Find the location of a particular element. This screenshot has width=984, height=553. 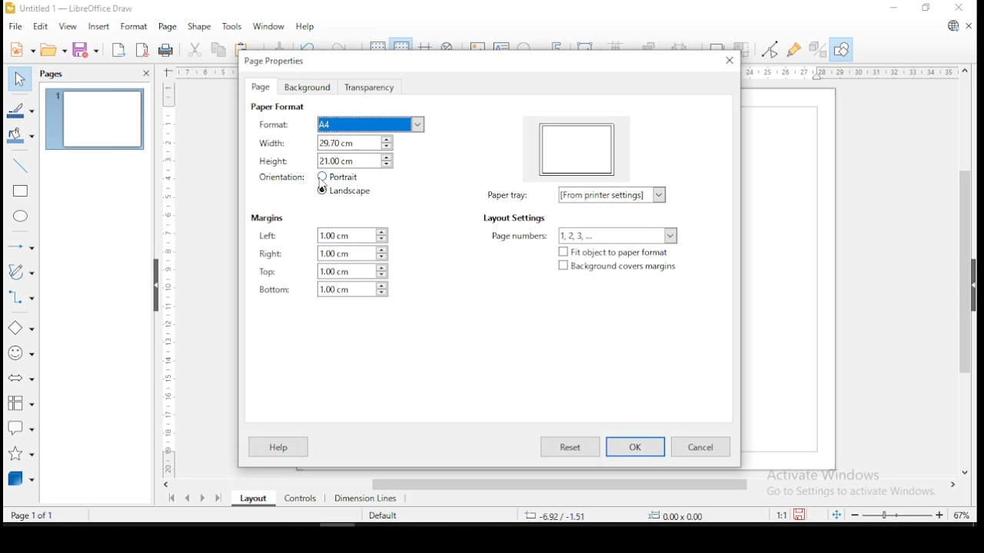

save is located at coordinates (803, 514).